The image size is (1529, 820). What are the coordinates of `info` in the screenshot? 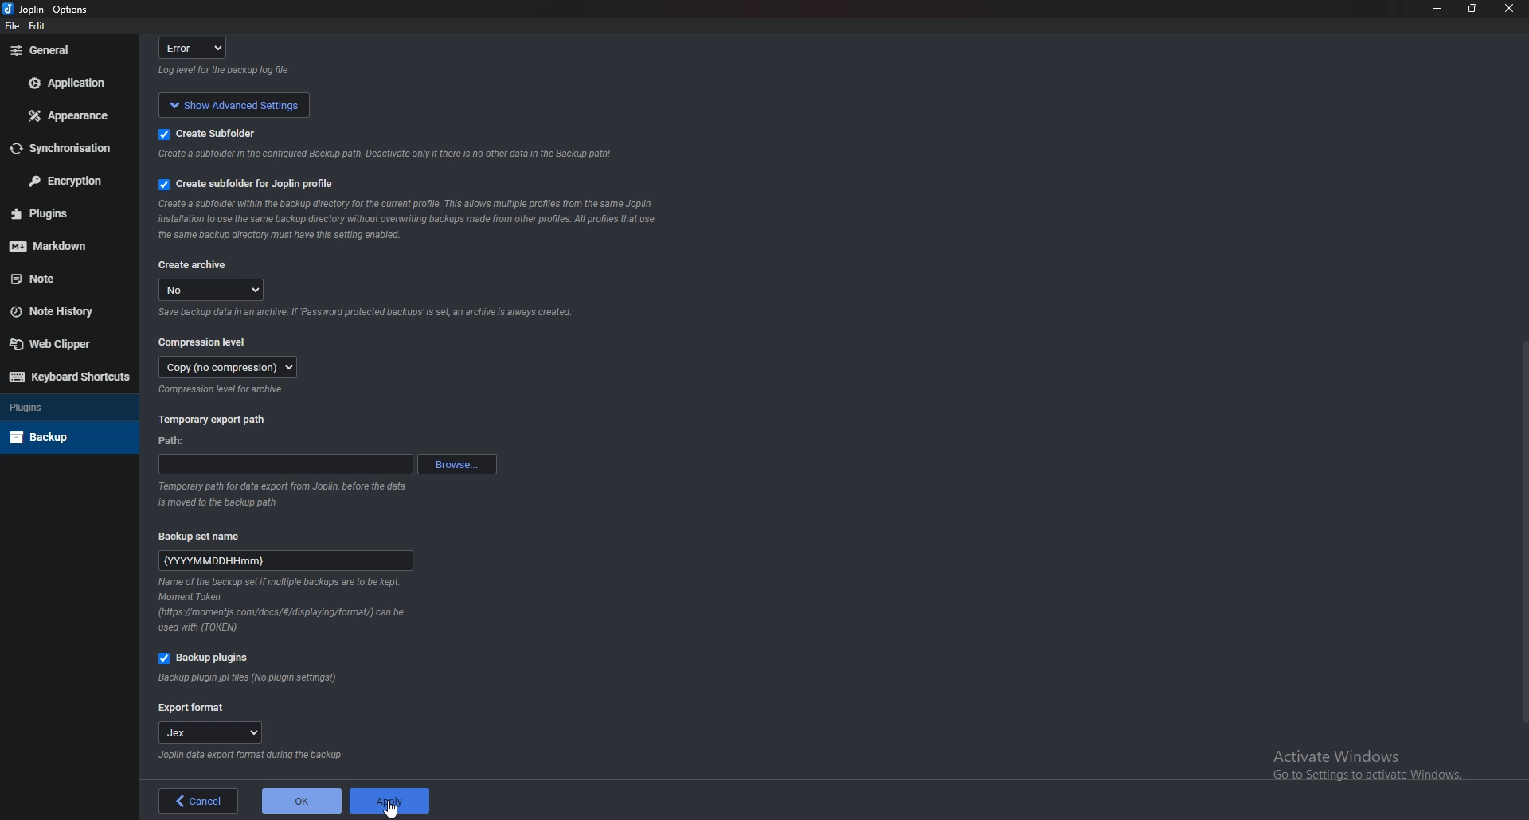 It's located at (366, 314).